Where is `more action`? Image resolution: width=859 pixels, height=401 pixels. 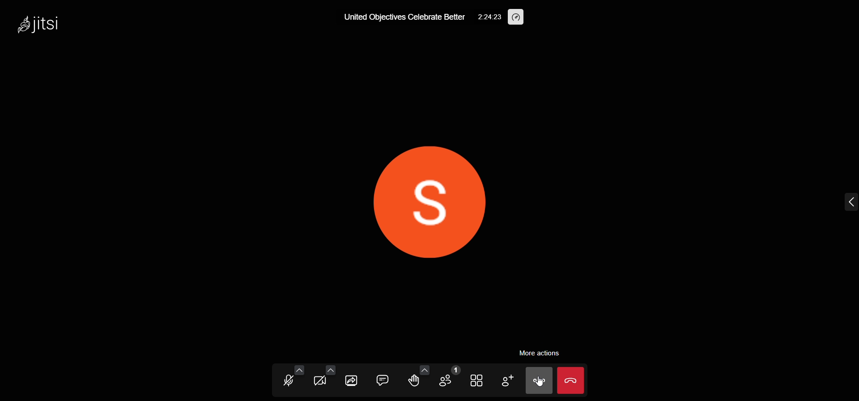 more action is located at coordinates (540, 354).